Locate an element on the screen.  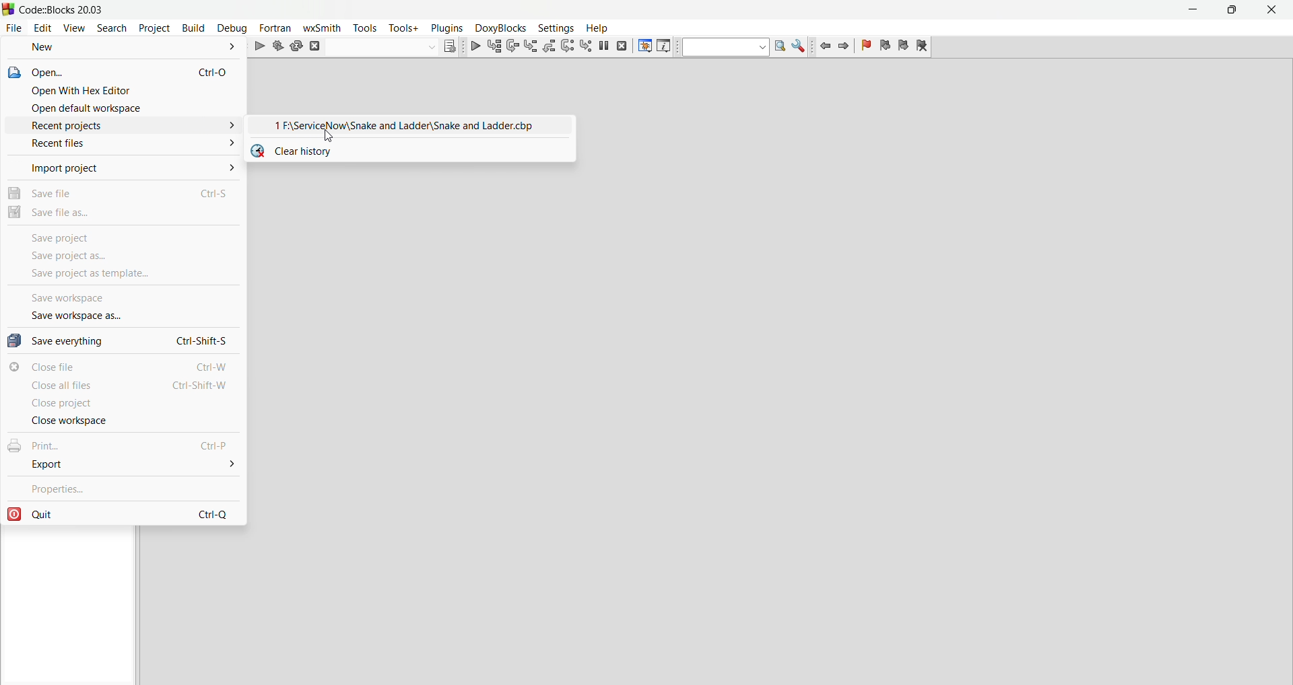
step into is located at coordinates (532, 47).